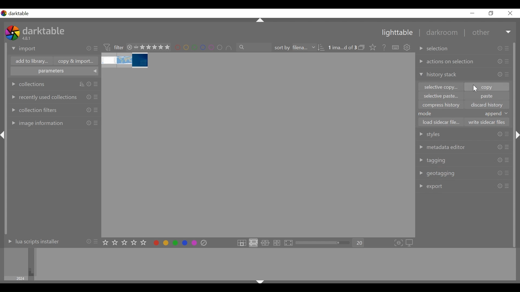 This screenshot has height=292, width=520. I want to click on Collapse , so click(4, 135).